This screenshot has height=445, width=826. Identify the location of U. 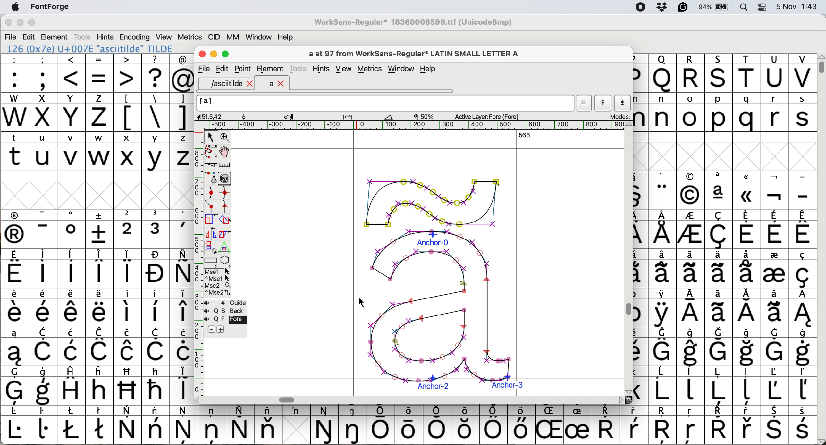
(775, 73).